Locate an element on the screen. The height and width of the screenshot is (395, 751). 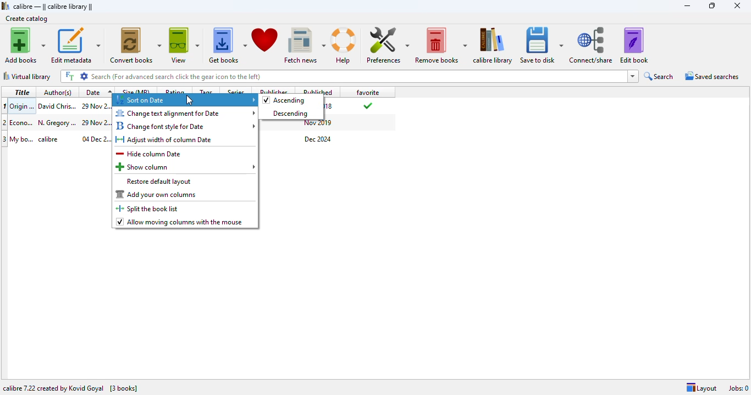
convert books is located at coordinates (136, 46).